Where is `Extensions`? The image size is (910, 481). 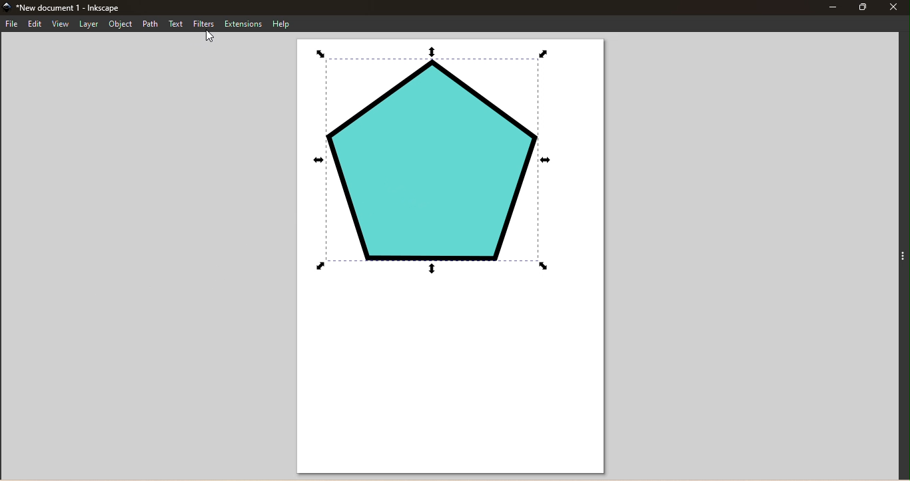 Extensions is located at coordinates (244, 23).